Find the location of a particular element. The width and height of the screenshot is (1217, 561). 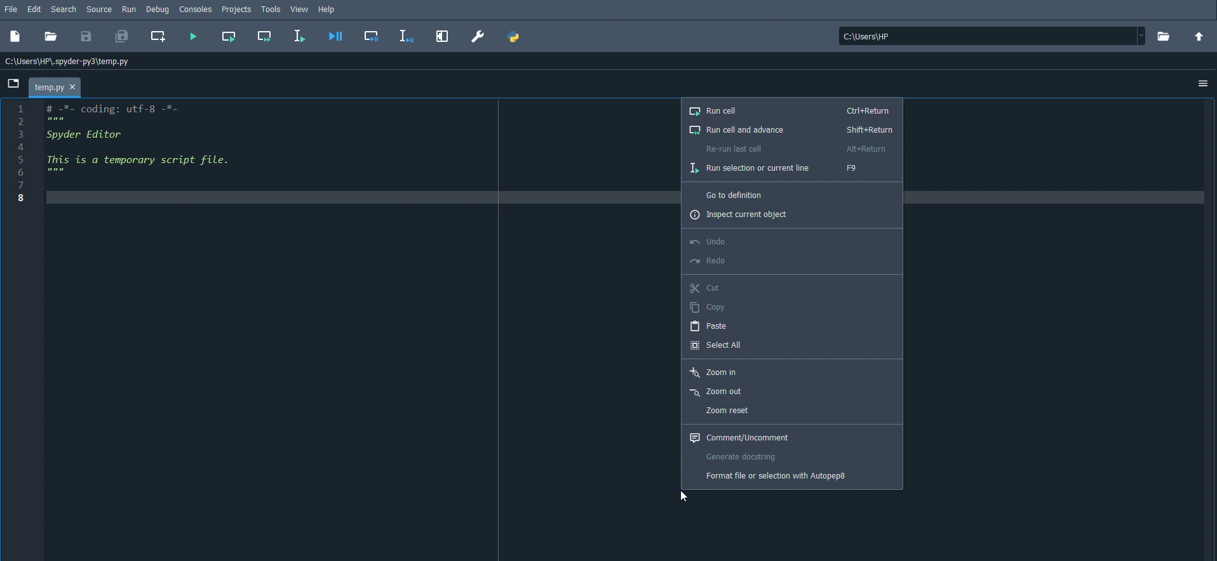

Options is located at coordinates (1202, 85).